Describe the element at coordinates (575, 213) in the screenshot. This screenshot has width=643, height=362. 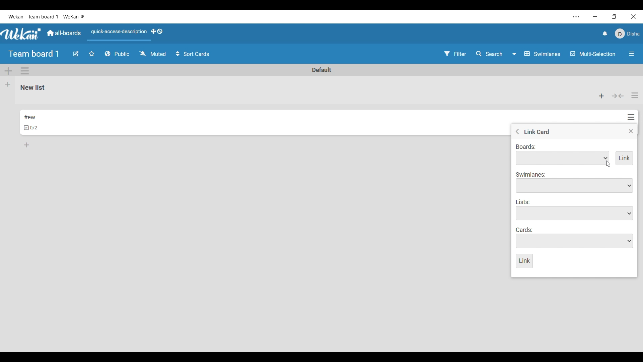
I see `List options` at that location.